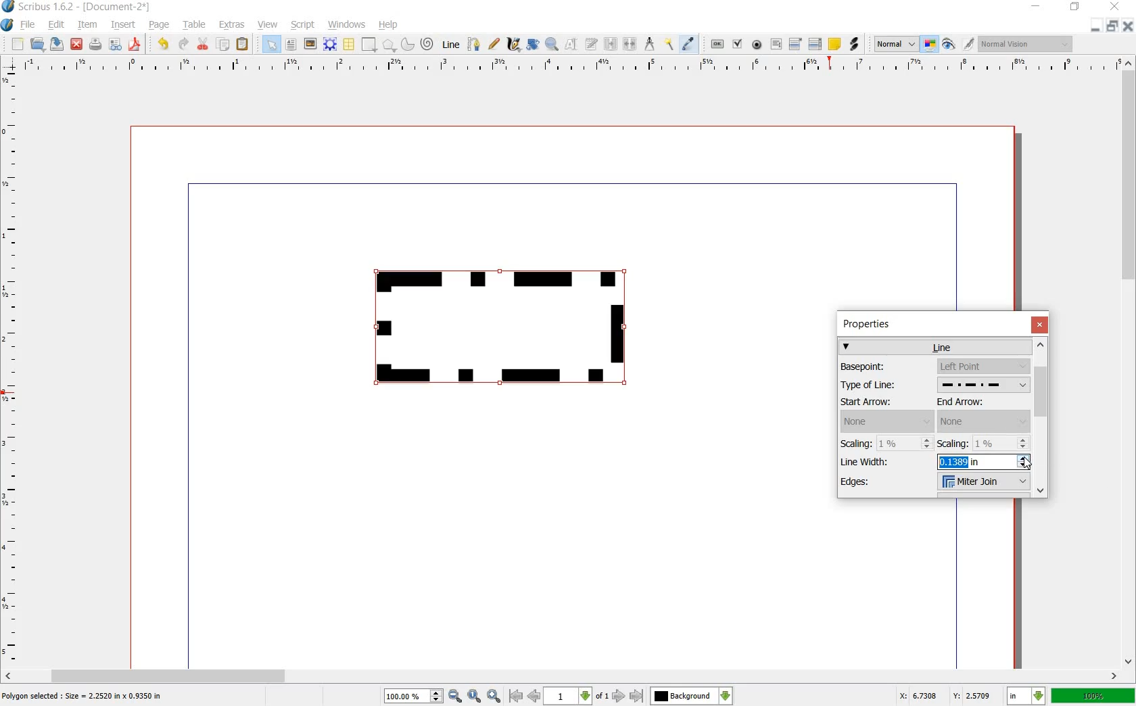  Describe the element at coordinates (494, 45) in the screenshot. I see `FREEHAND LINE` at that location.